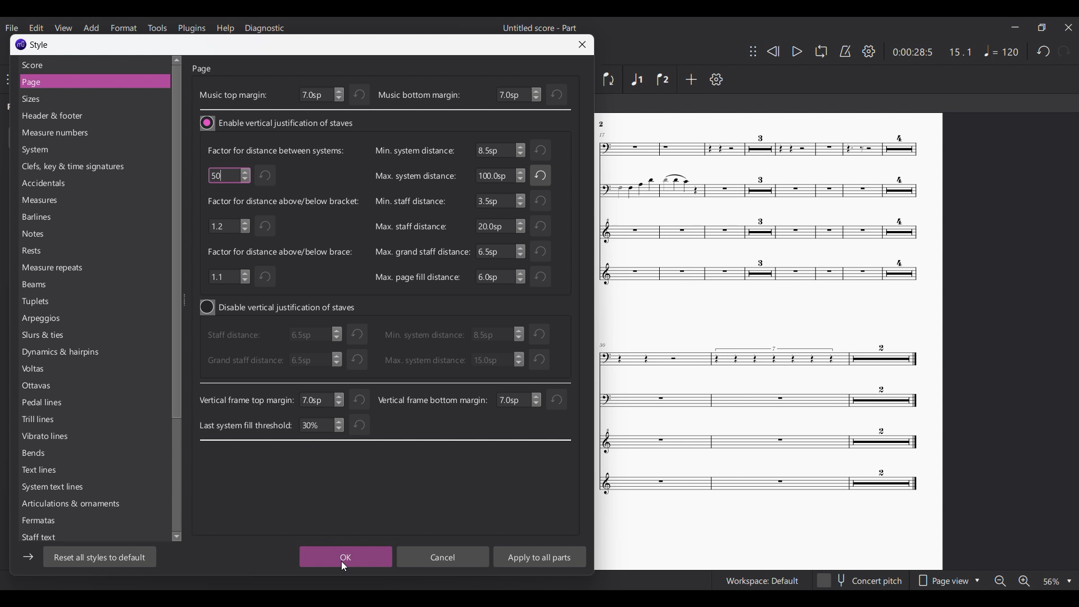 The width and height of the screenshot is (1079, 607). Describe the element at coordinates (1015, 27) in the screenshot. I see `Minimize` at that location.